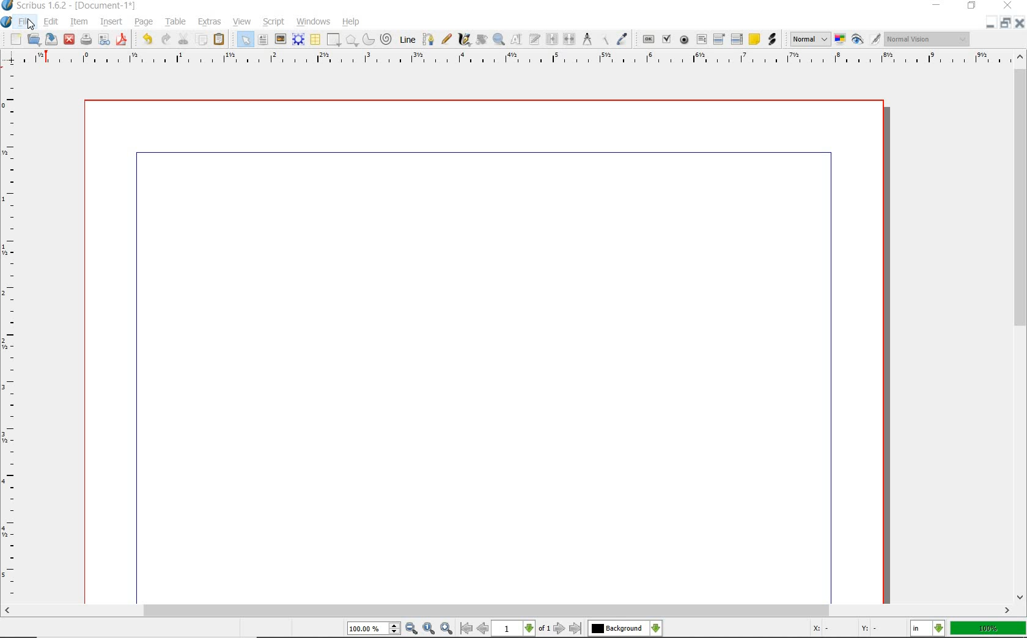 The image size is (1027, 638). What do you see at coordinates (624, 38) in the screenshot?
I see `eye dropper` at bounding box center [624, 38].